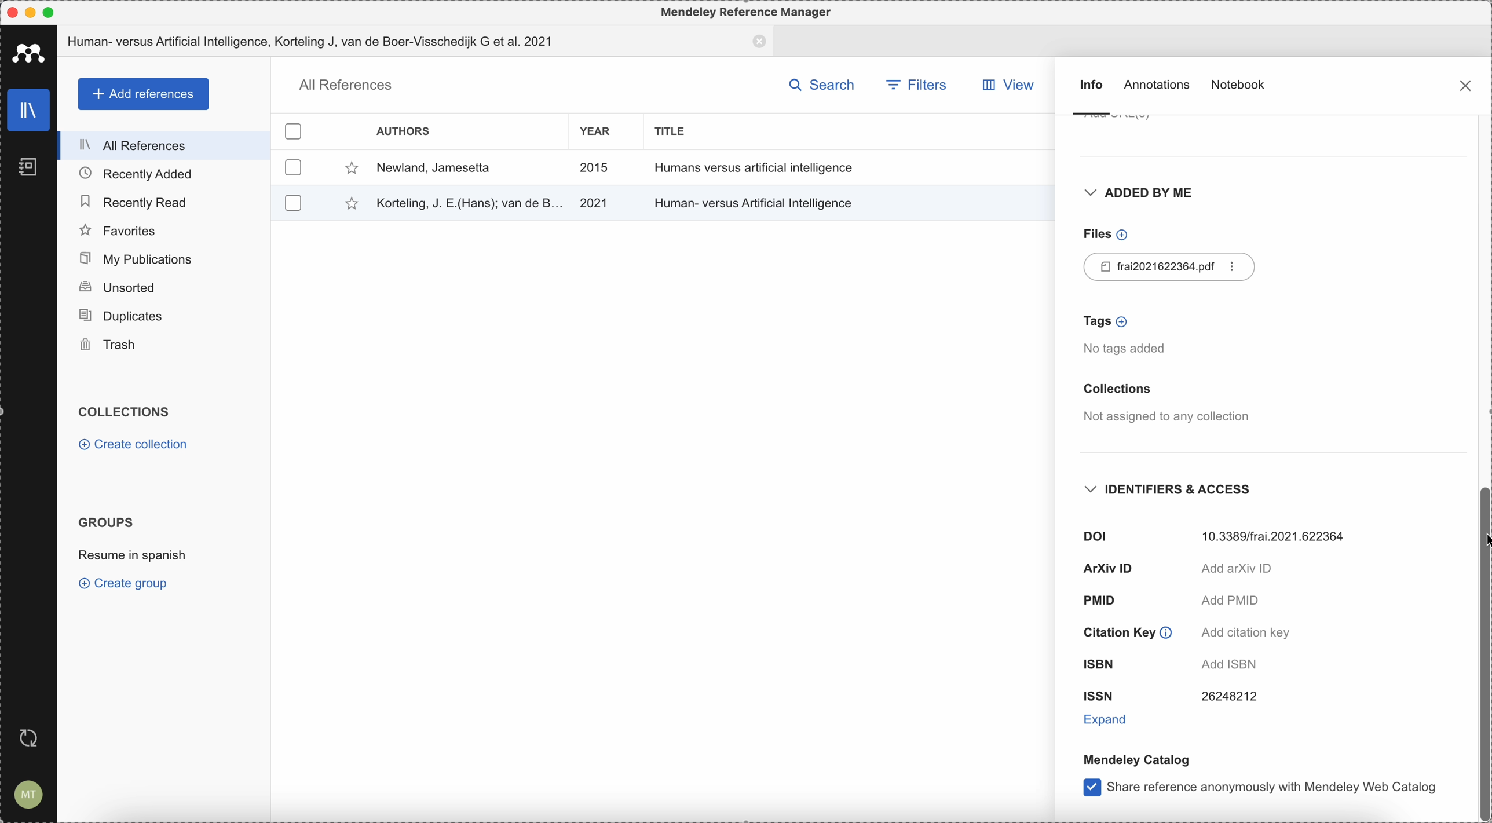  I want to click on create collection, so click(133, 445).